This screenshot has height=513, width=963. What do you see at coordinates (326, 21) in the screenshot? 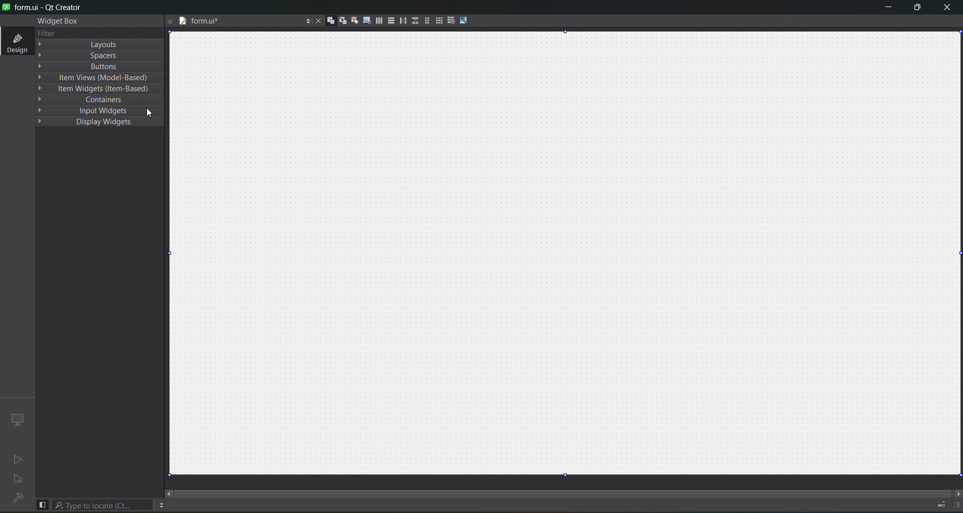
I see `widgets` at bounding box center [326, 21].